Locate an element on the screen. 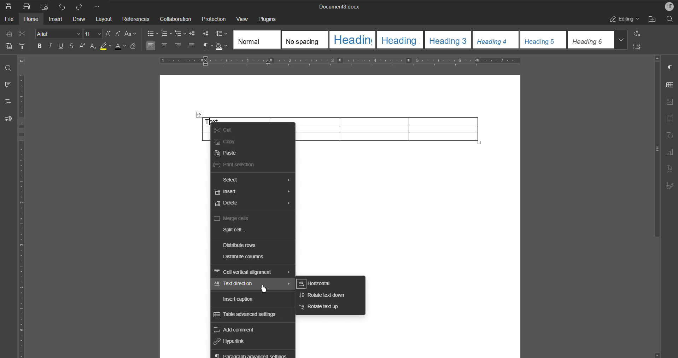 The image size is (678, 358). Protection is located at coordinates (214, 18).